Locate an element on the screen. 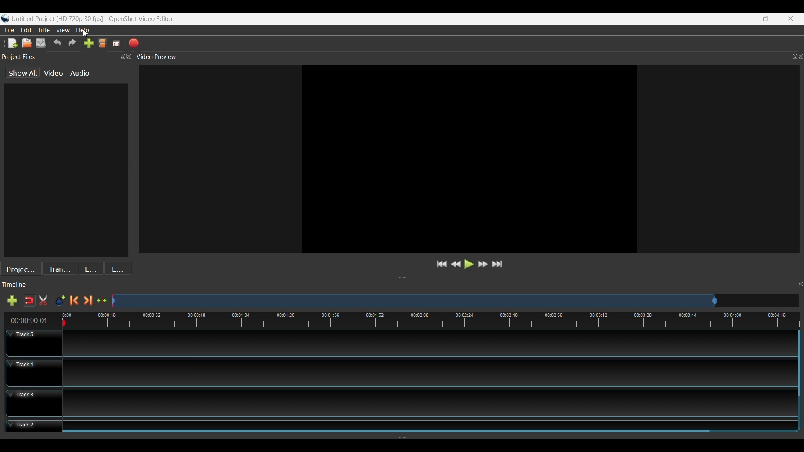 The height and width of the screenshot is (452, 804). View is located at coordinates (64, 30).